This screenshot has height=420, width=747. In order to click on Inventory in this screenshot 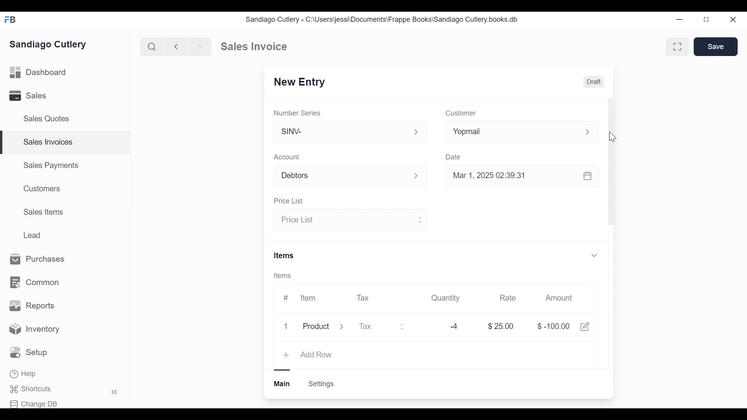, I will do `click(33, 328)`.